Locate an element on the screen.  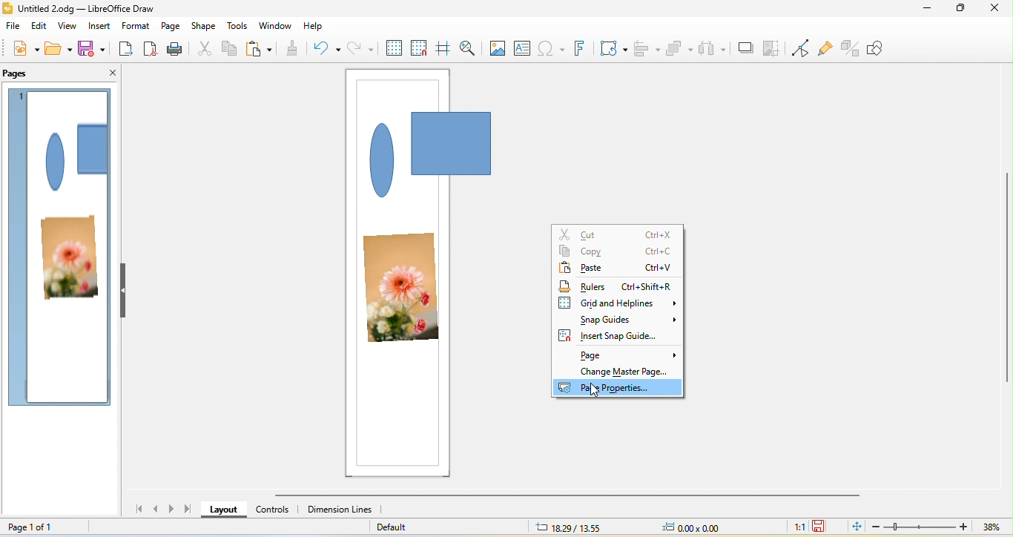
file is located at coordinates (13, 28).